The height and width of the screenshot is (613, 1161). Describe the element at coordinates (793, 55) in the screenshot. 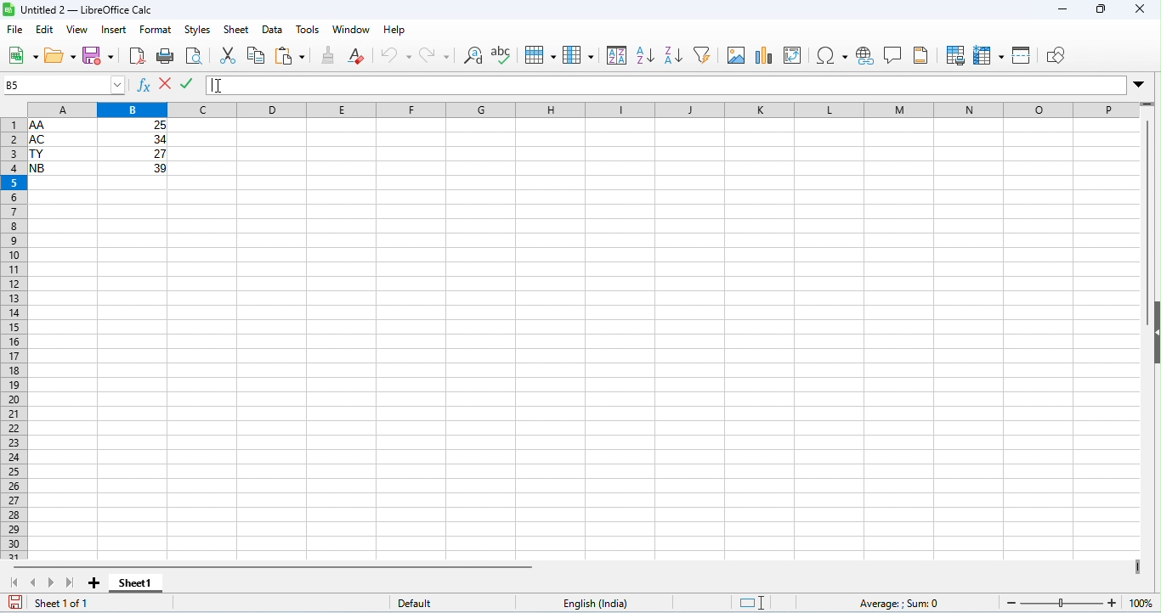

I see `insert / add pivot table` at that location.